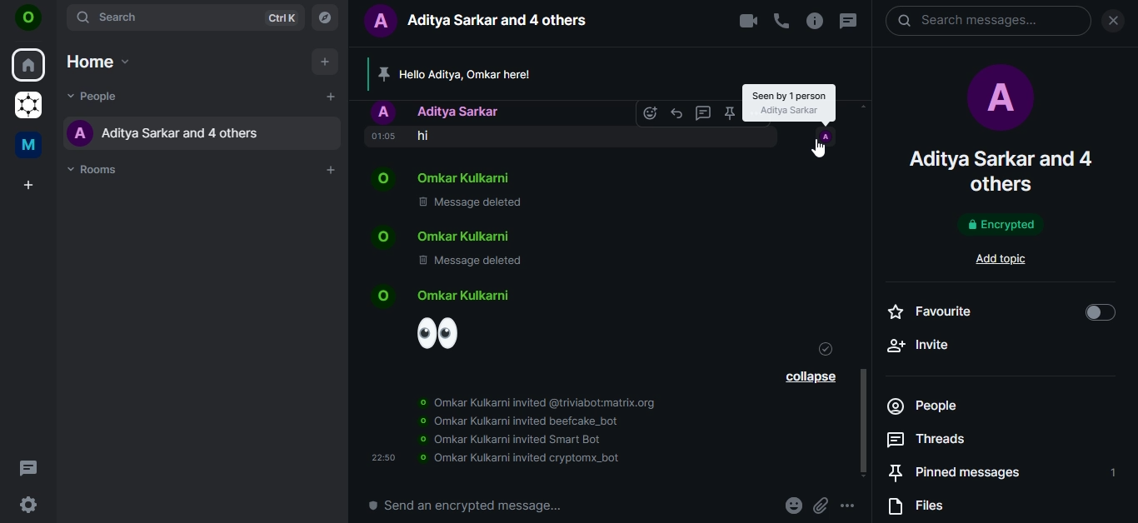  What do you see at coordinates (97, 58) in the screenshot?
I see `home` at bounding box center [97, 58].